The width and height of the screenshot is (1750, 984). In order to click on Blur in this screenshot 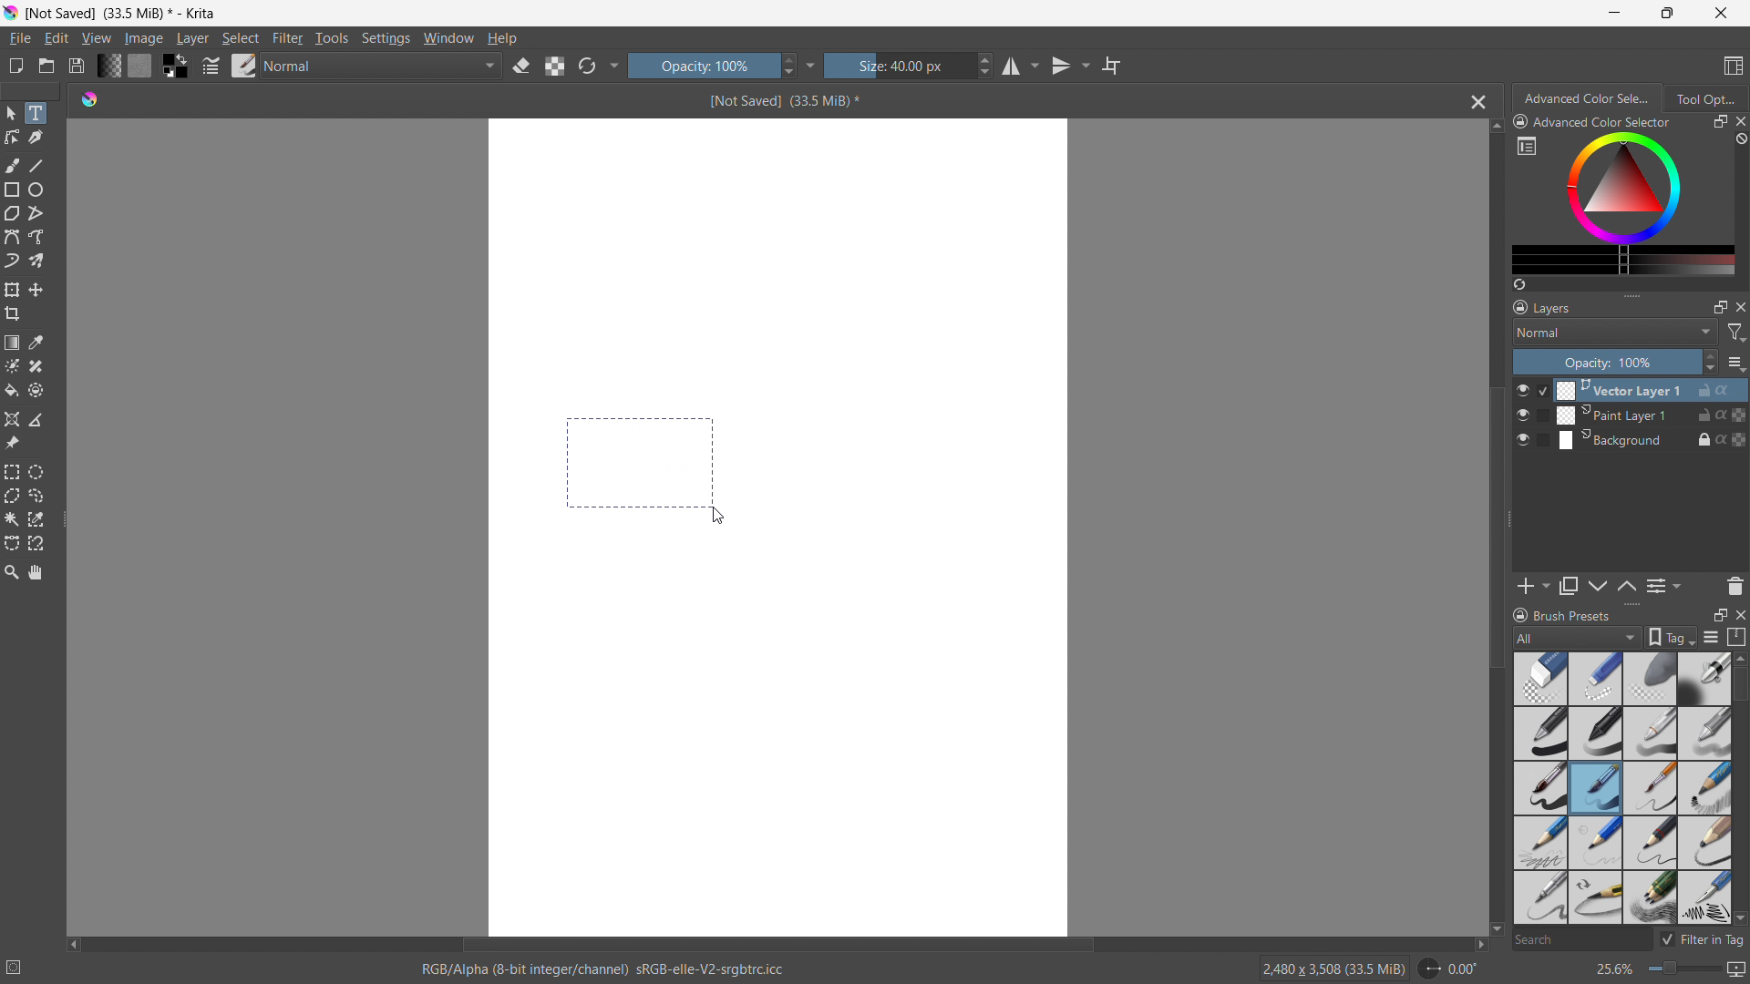, I will do `click(1541, 678)`.